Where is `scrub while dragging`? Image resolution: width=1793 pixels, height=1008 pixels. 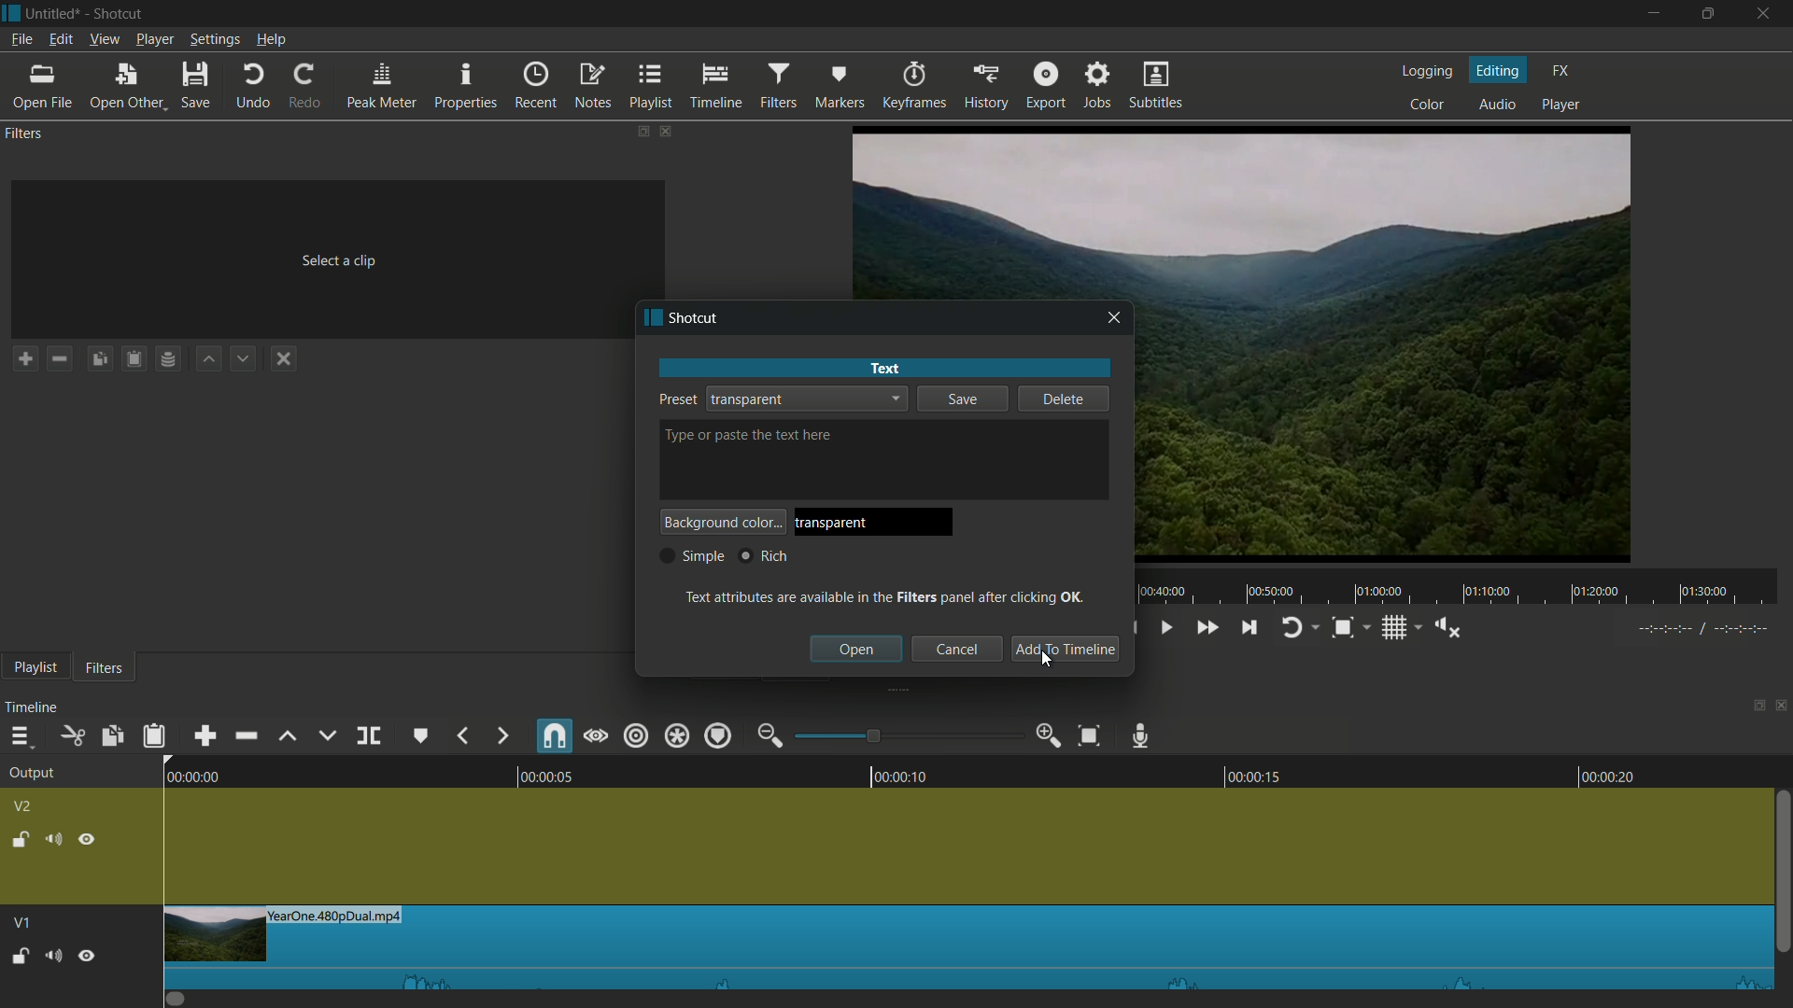
scrub while dragging is located at coordinates (597, 736).